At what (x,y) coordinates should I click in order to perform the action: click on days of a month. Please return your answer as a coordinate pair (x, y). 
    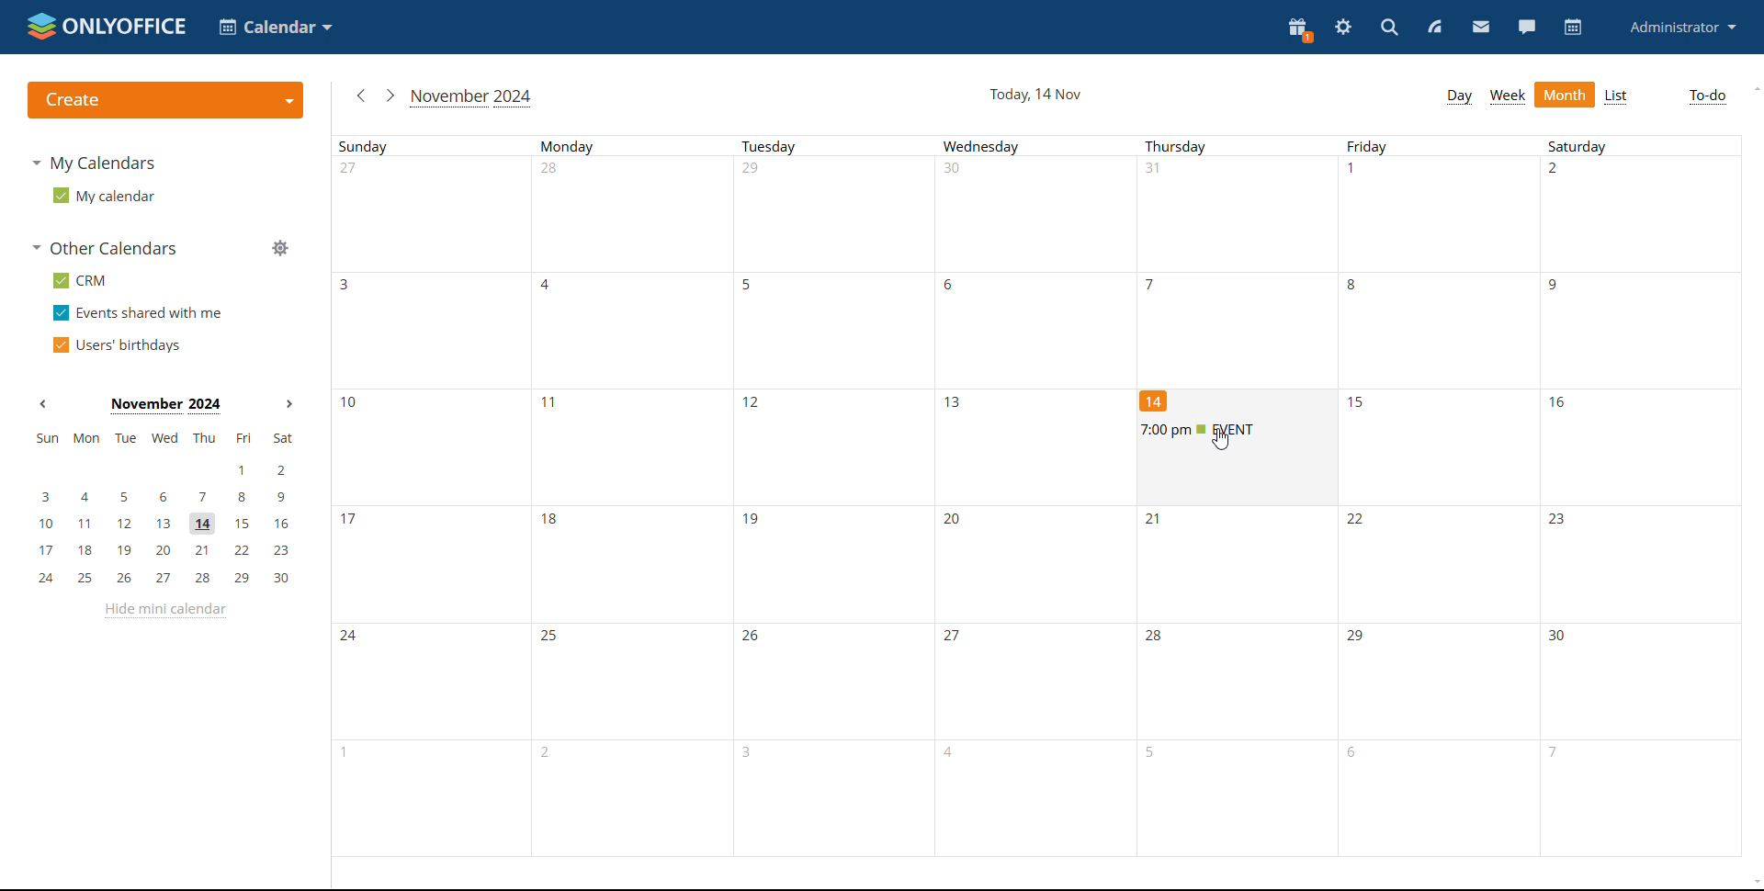
    Looking at the image, I should click on (515, 507).